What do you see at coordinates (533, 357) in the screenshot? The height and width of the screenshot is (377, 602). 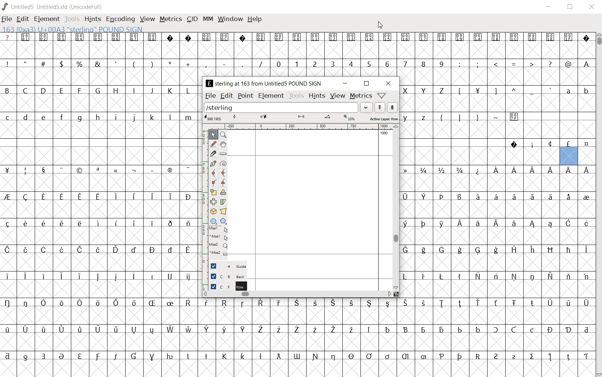 I see `Symbol` at bounding box center [533, 357].